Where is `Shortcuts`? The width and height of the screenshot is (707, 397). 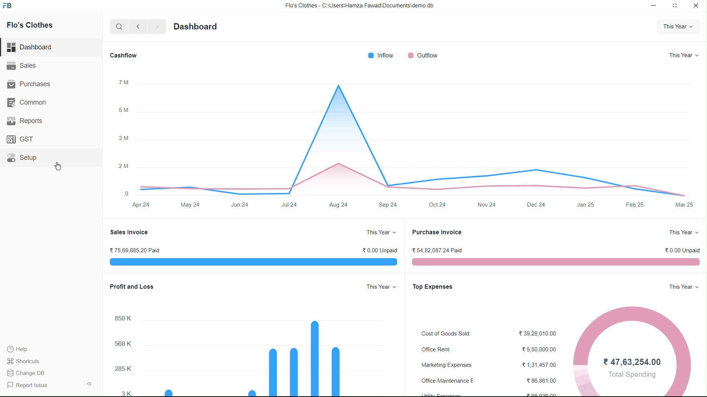 Shortcuts is located at coordinates (28, 361).